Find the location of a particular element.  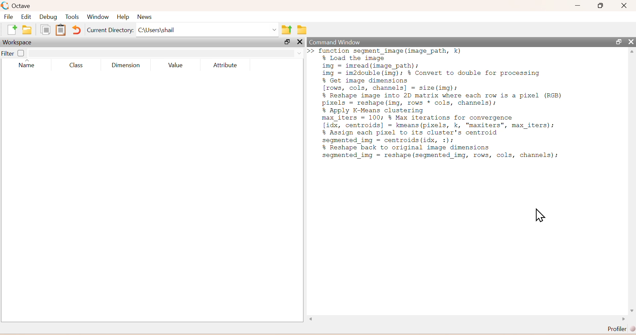

Undo is located at coordinates (77, 30).